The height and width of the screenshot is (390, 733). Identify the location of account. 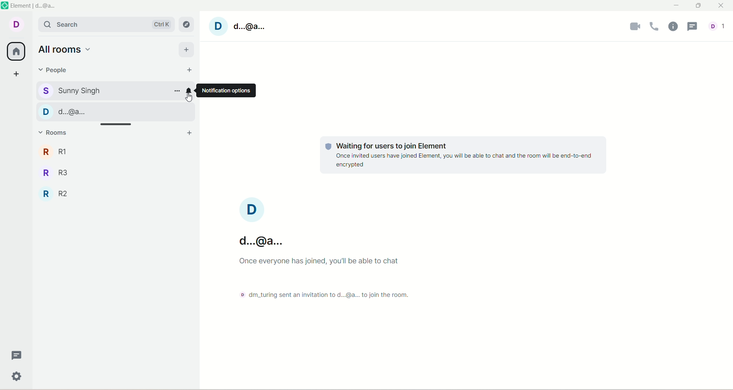
(254, 223).